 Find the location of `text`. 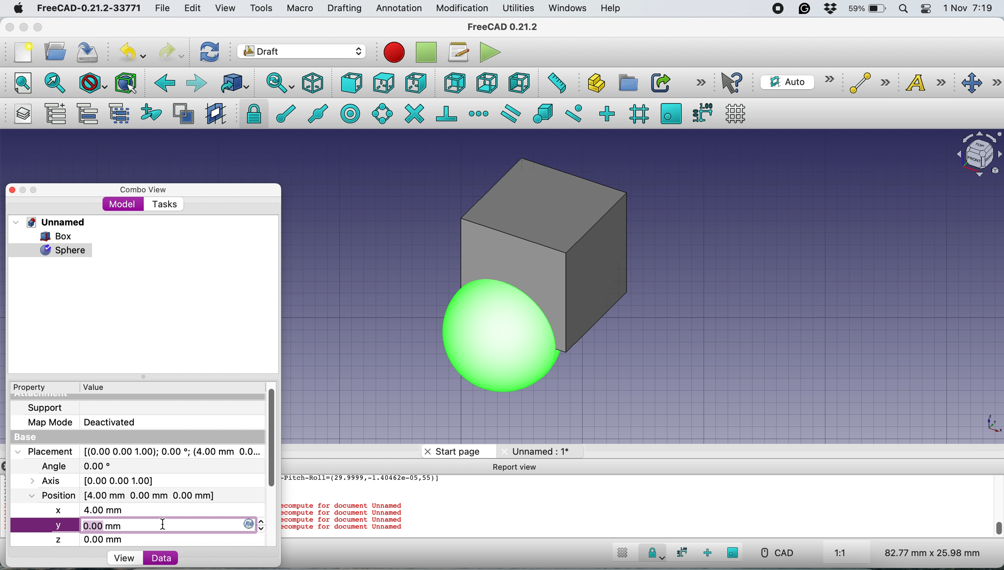

text is located at coordinates (930, 82).